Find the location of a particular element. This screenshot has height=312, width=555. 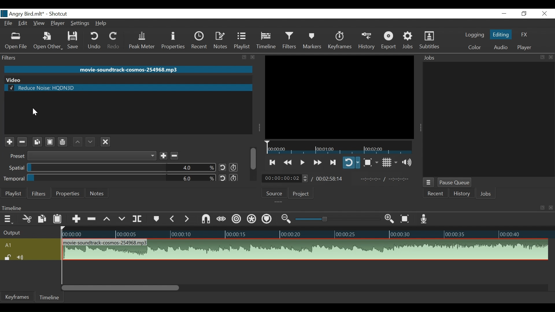

Video is located at coordinates (13, 79).